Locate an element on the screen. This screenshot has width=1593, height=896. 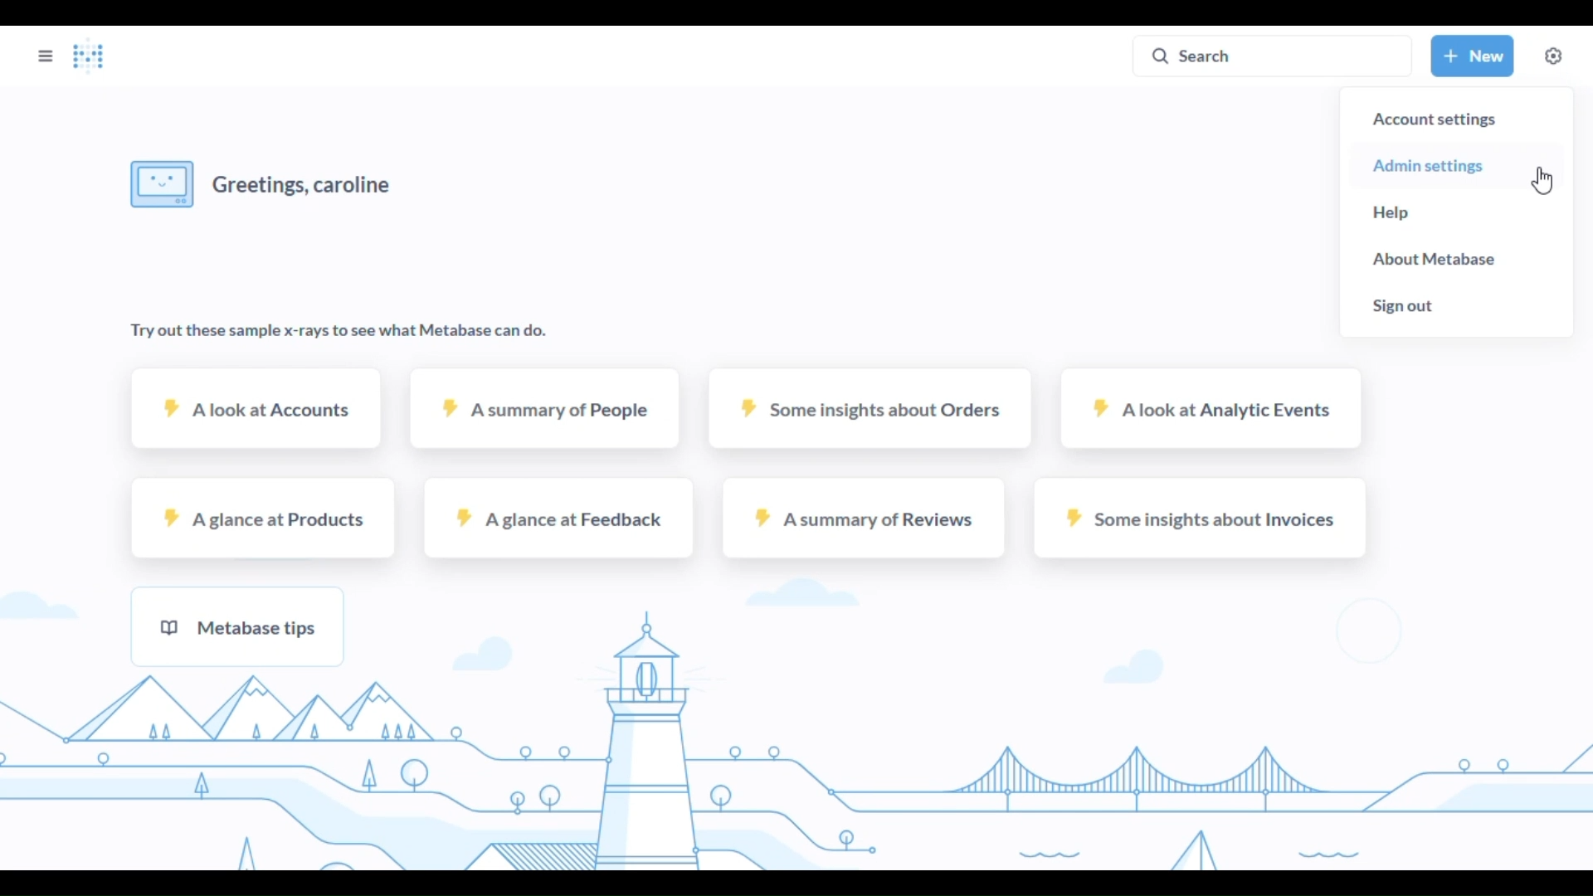
admin settings is located at coordinates (1429, 165).